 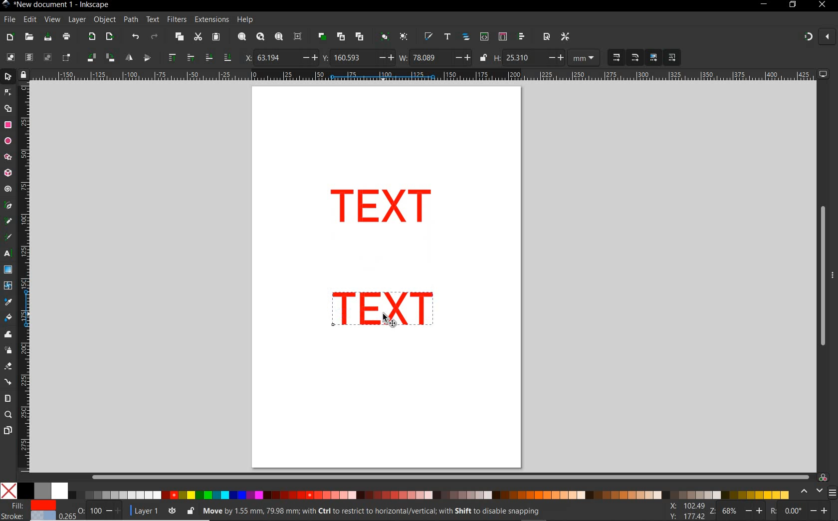 What do you see at coordinates (8, 19) in the screenshot?
I see `file` at bounding box center [8, 19].